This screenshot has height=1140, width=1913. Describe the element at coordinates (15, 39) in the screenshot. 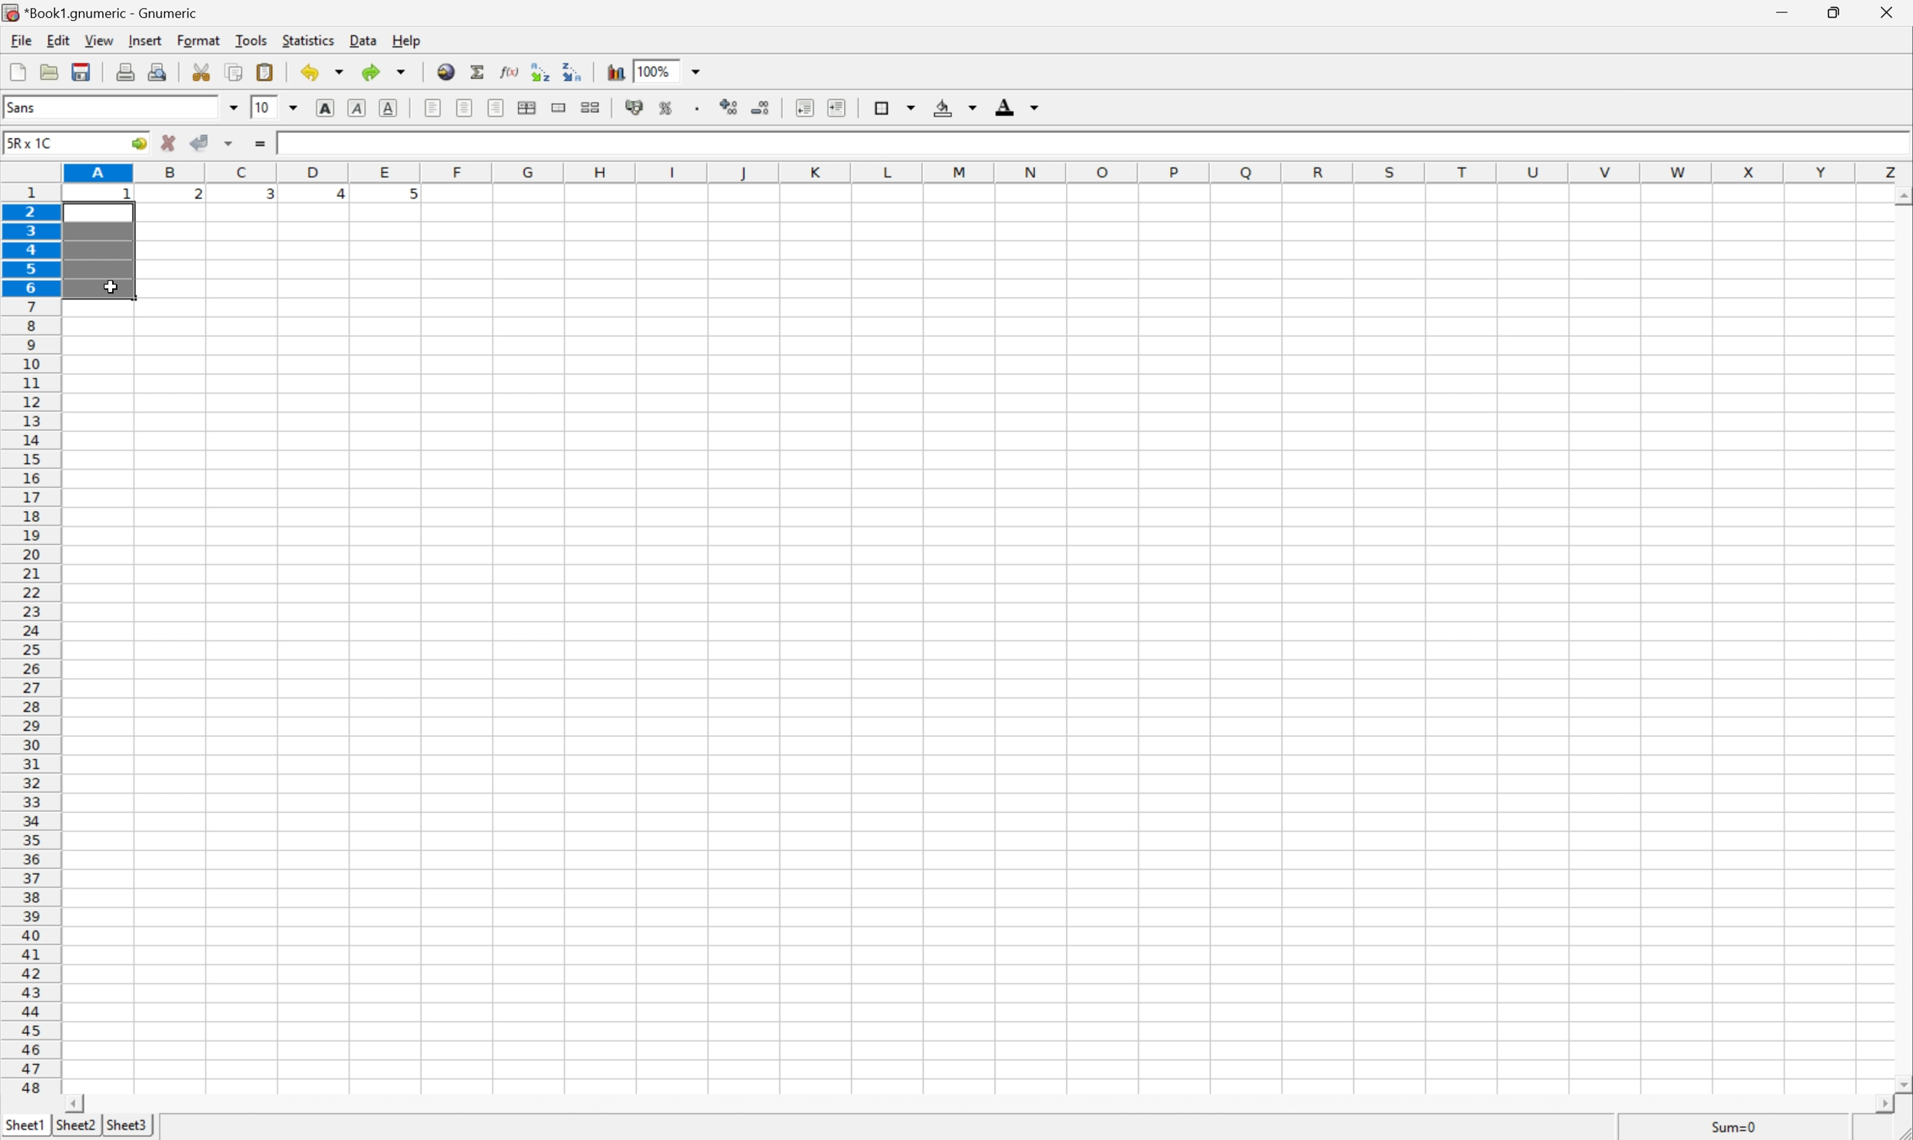

I see `file` at that location.